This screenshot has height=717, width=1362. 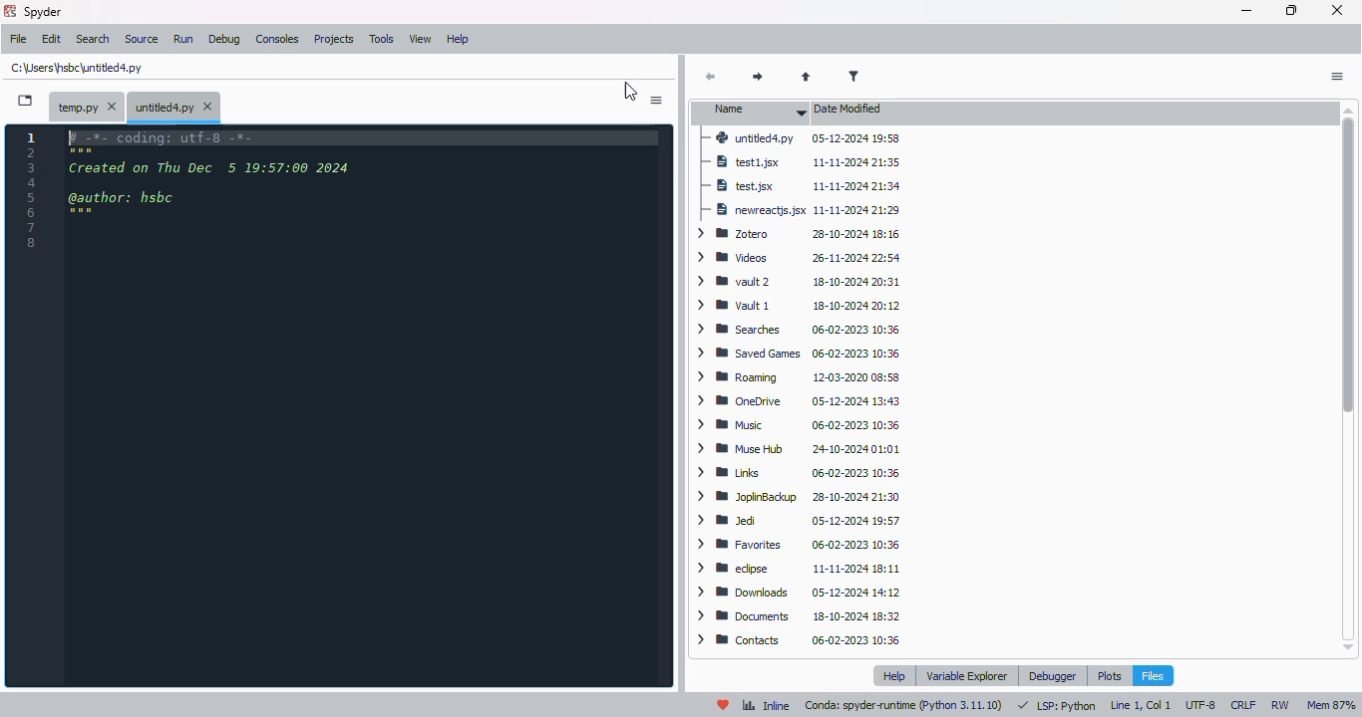 I want to click on RW, so click(x=1283, y=705).